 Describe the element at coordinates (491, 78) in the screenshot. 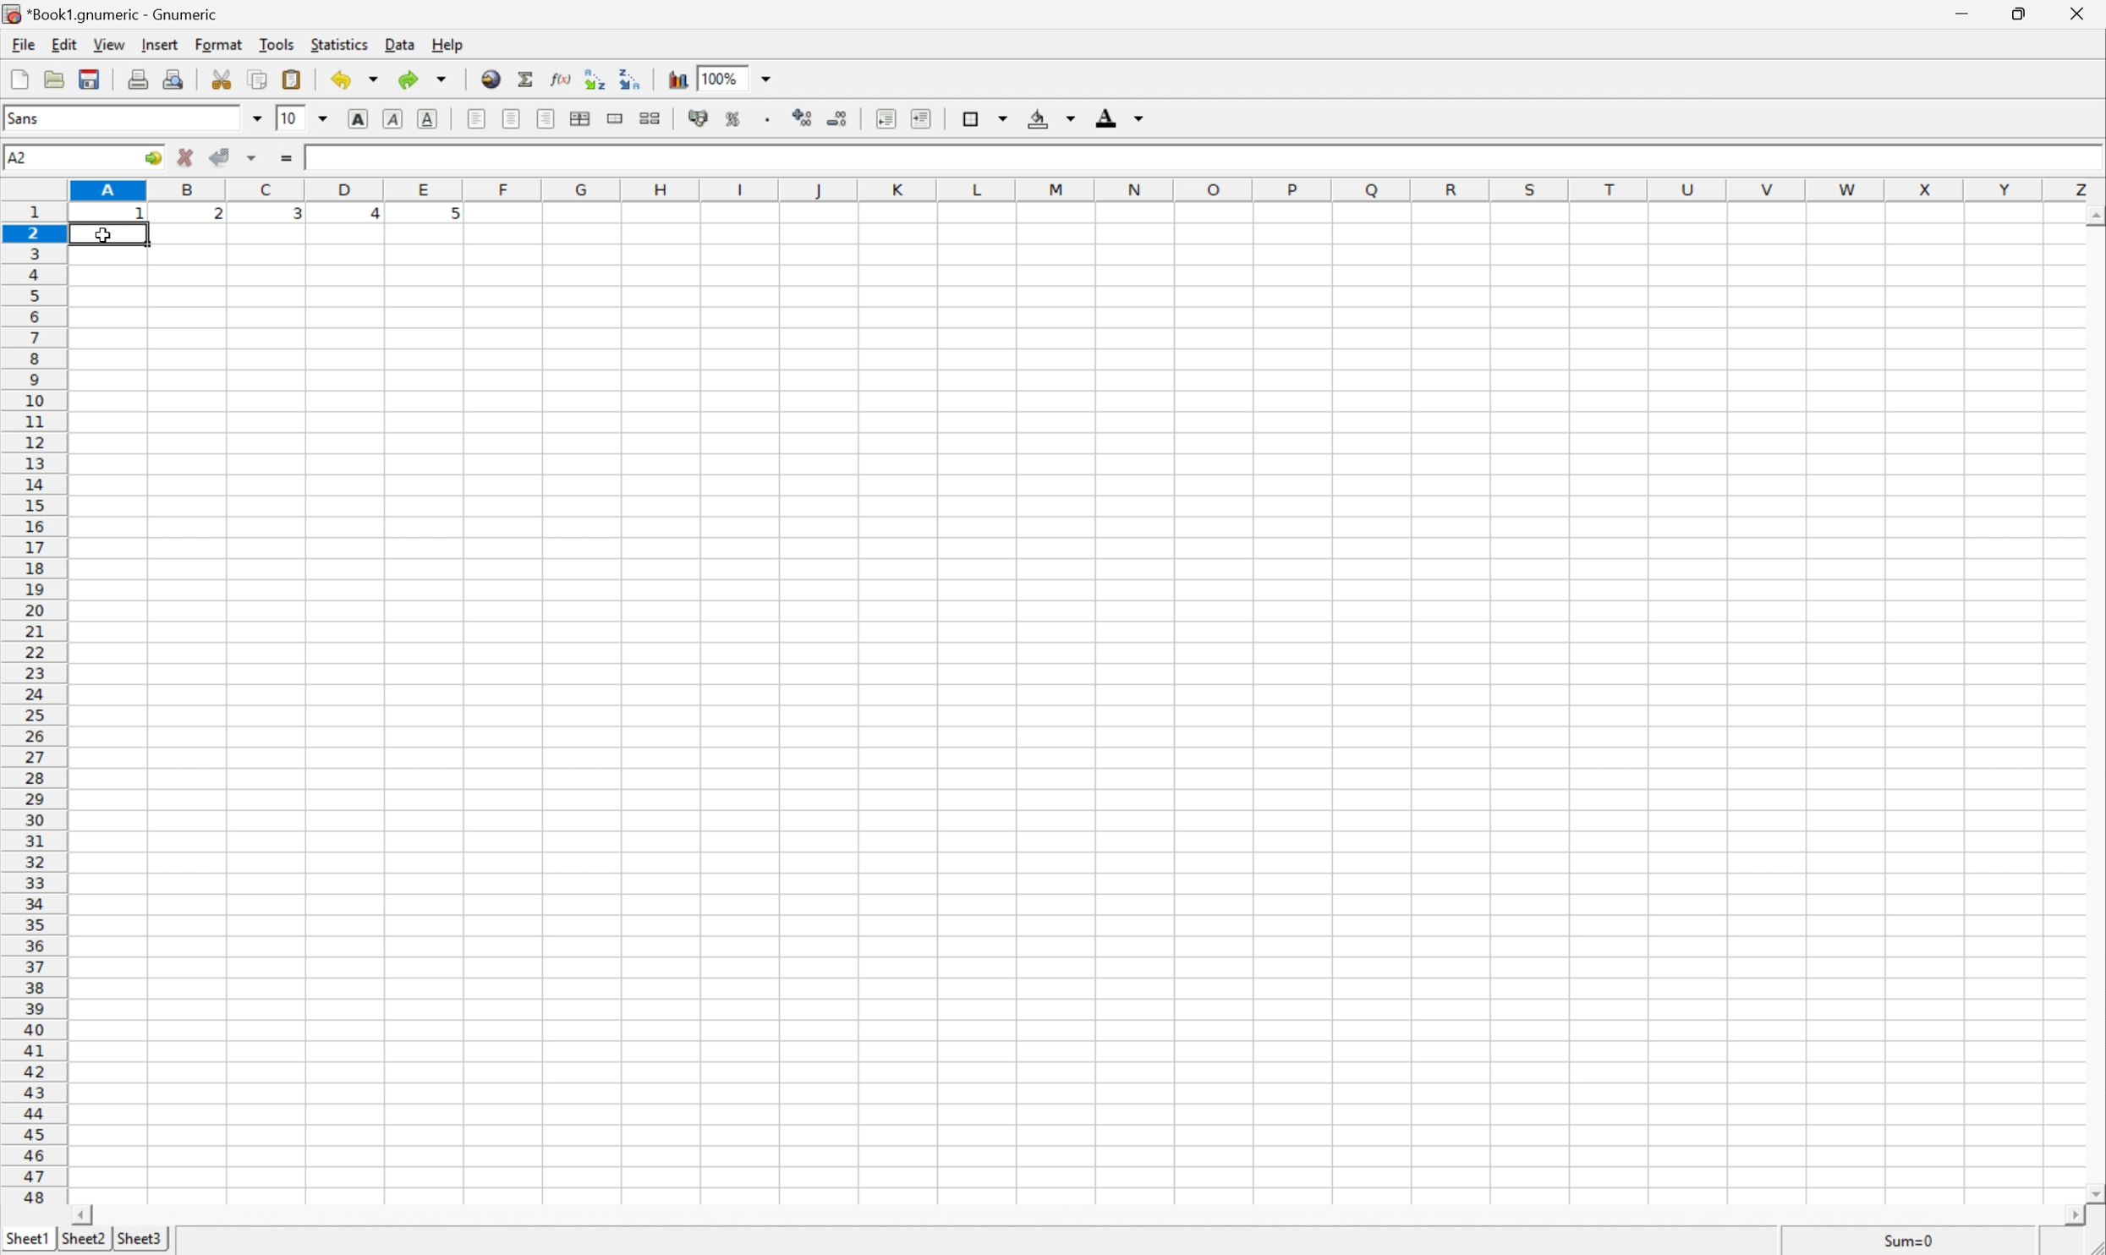

I see `insert hyperlink` at that location.